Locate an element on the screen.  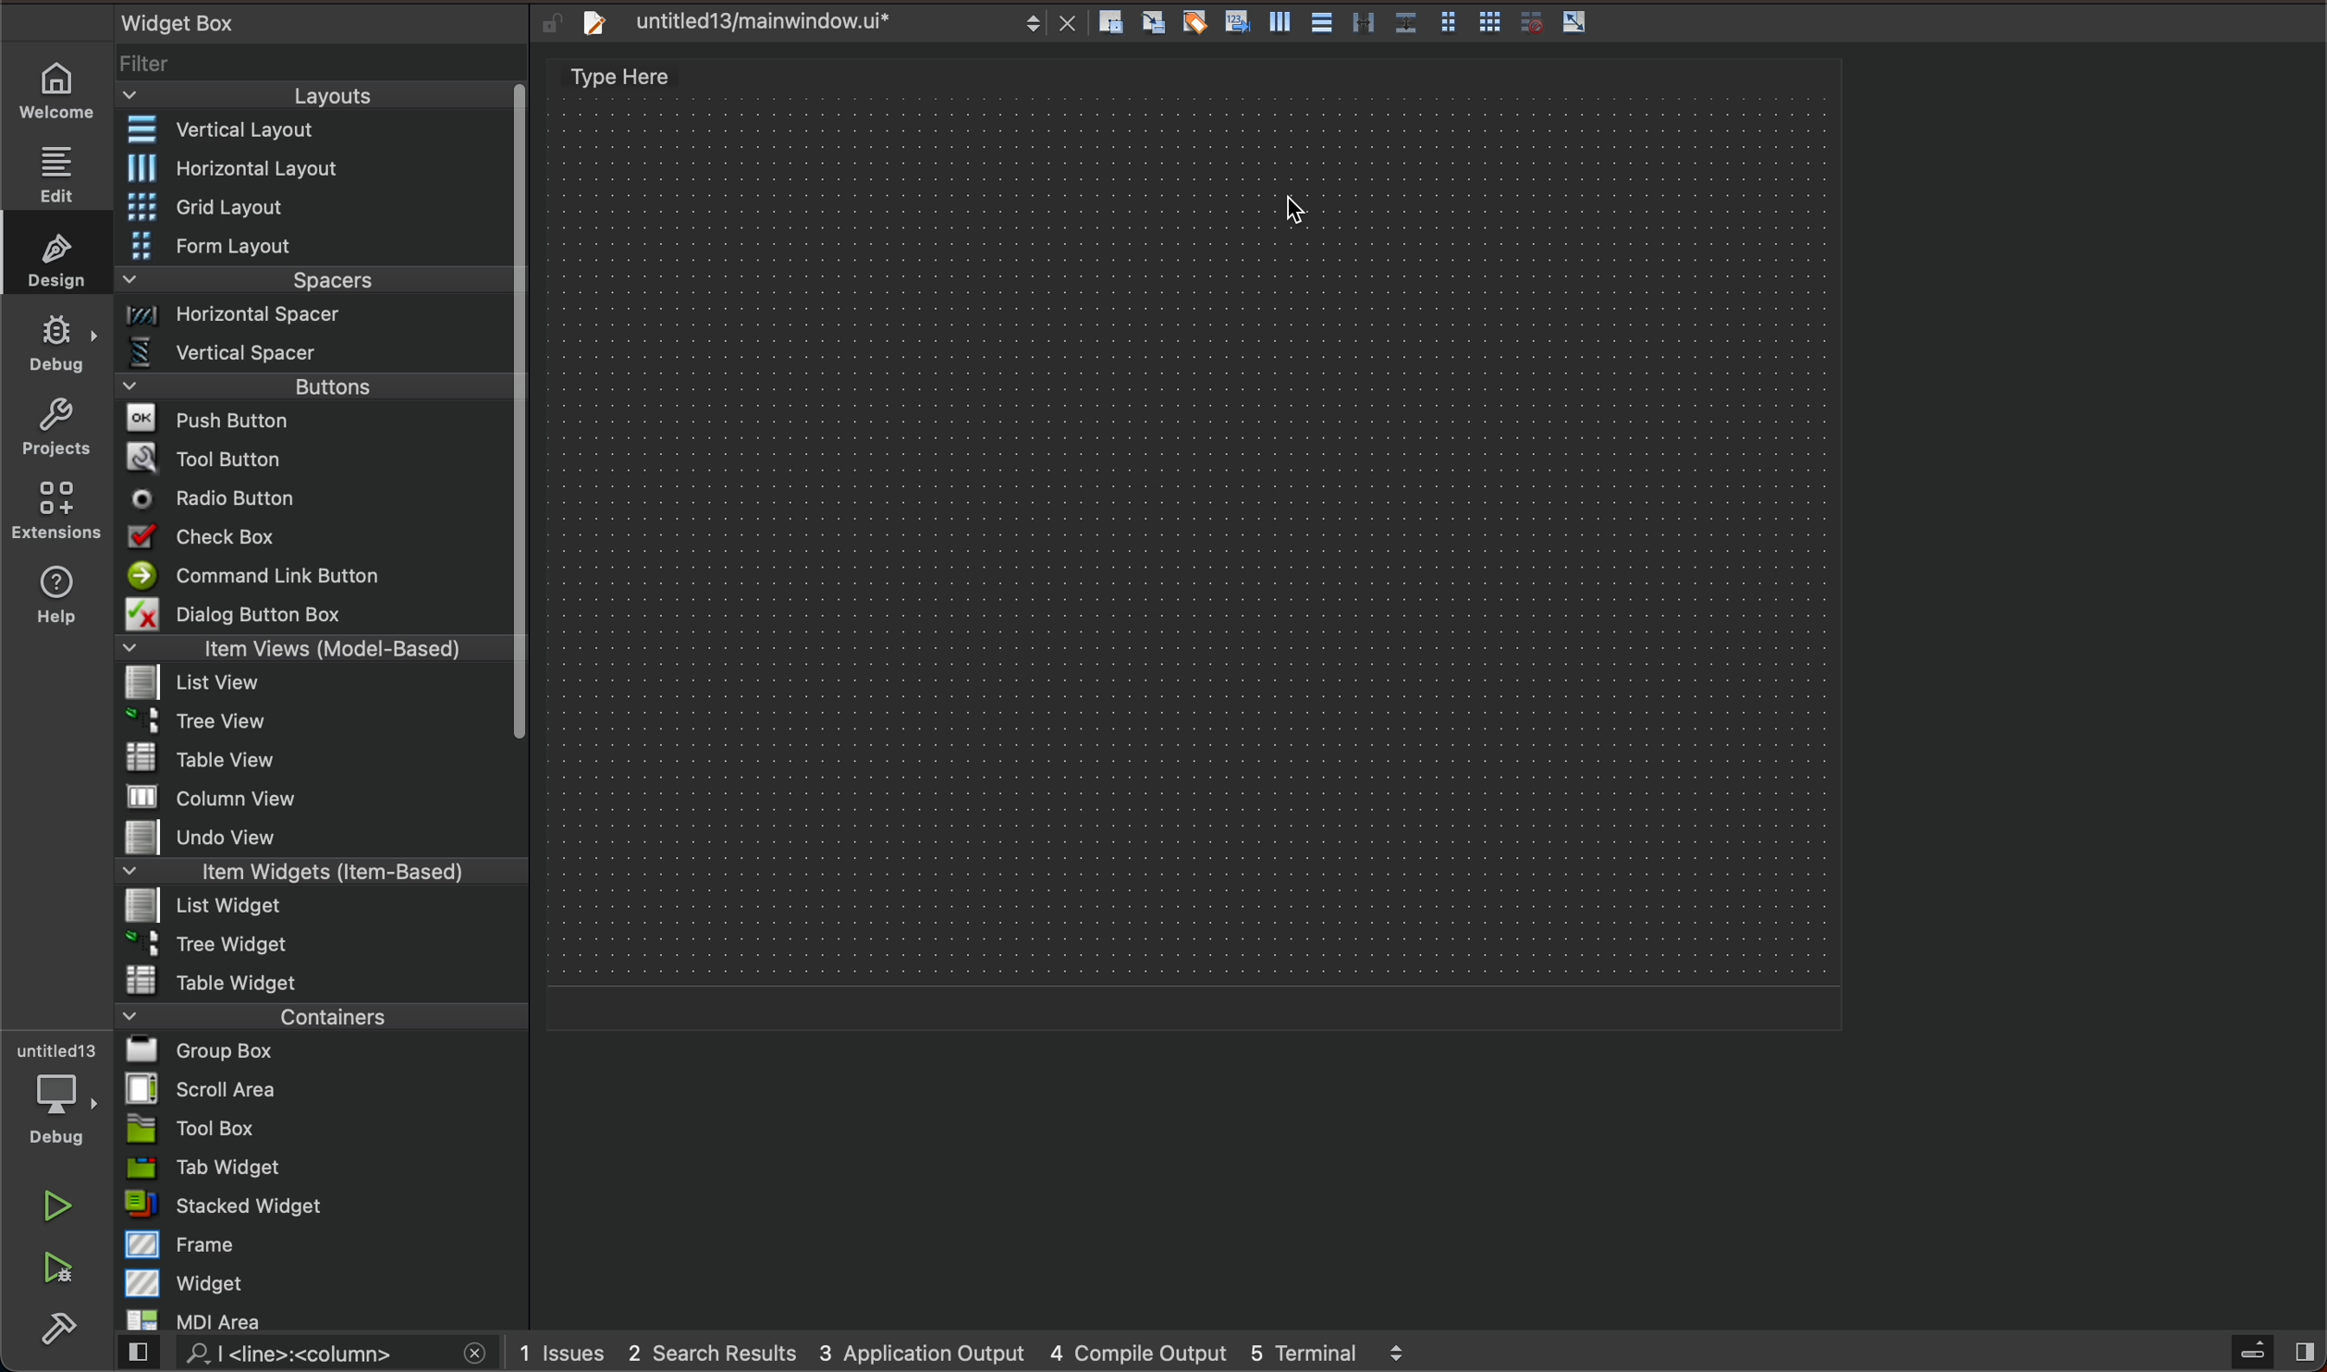
help is located at coordinates (55, 602).